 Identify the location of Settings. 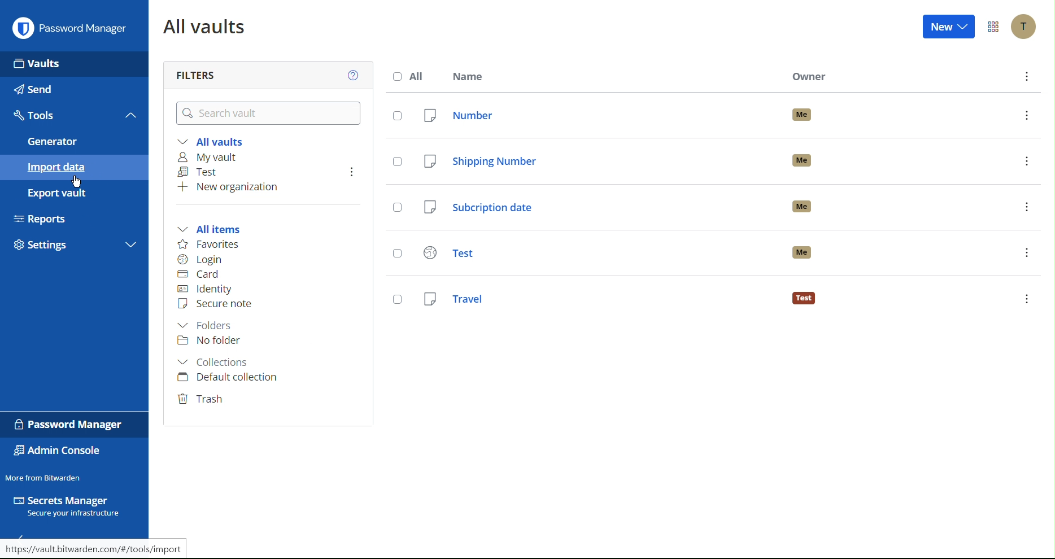
(60, 247).